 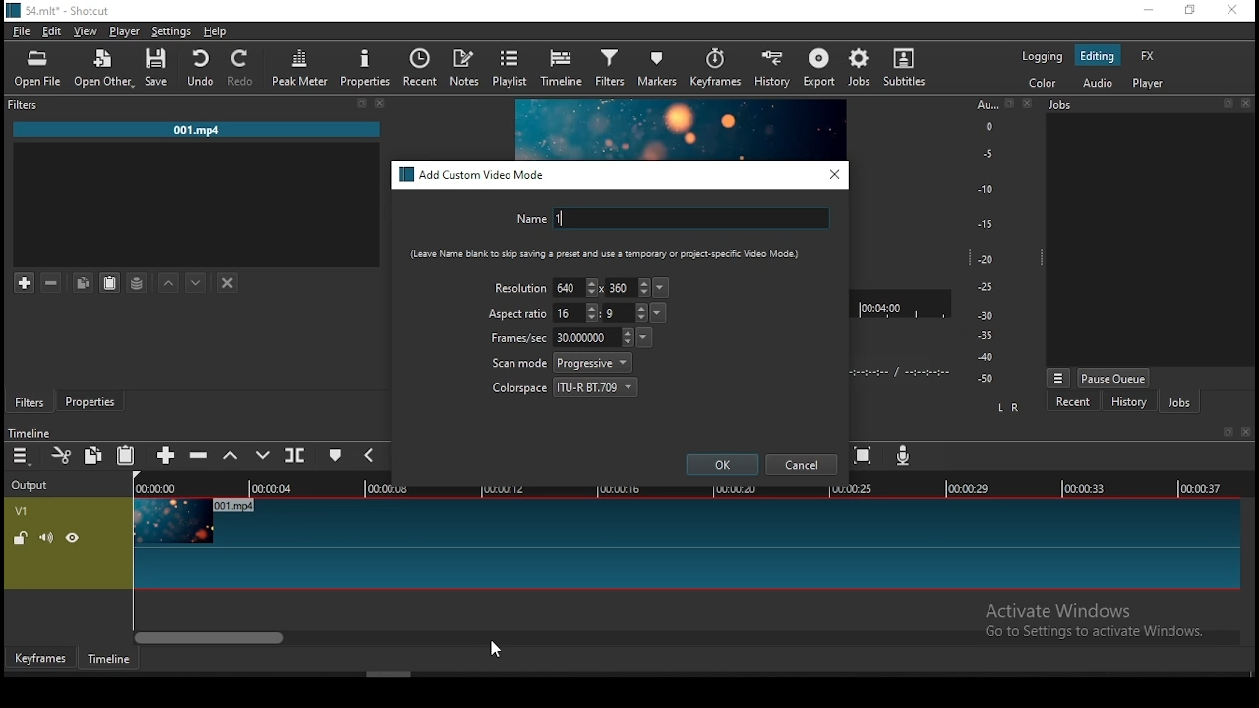 What do you see at coordinates (137, 280) in the screenshot?
I see `save filter set` at bounding box center [137, 280].